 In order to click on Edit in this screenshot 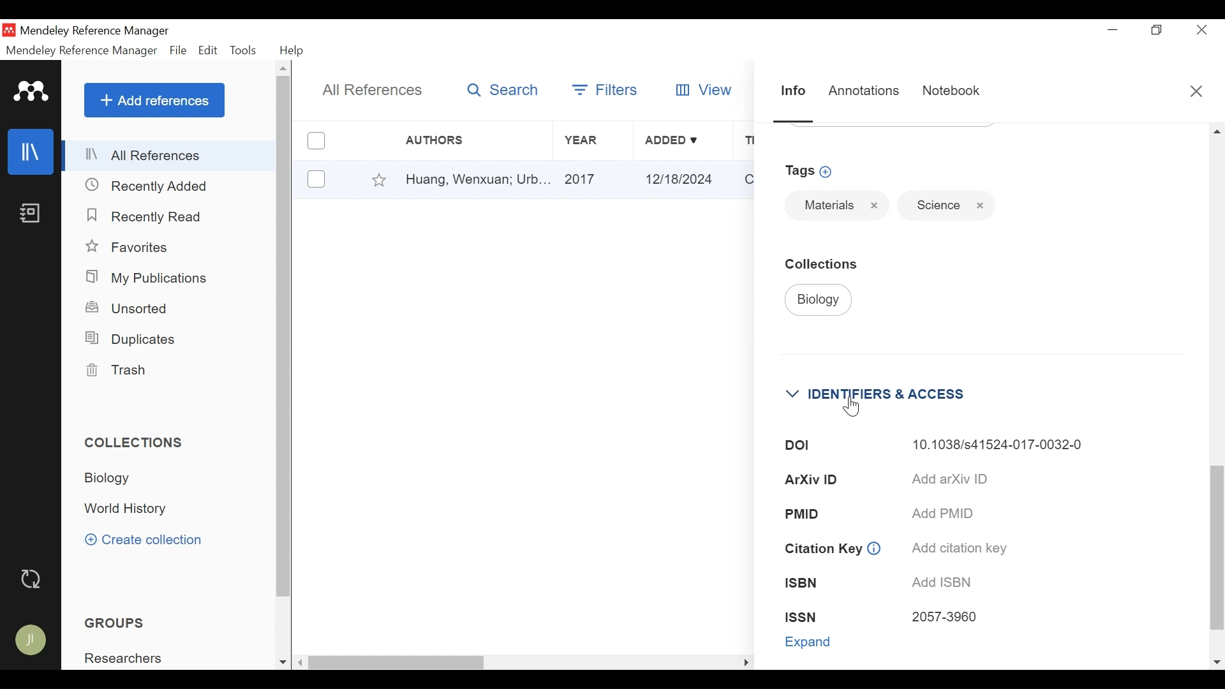, I will do `click(209, 51)`.